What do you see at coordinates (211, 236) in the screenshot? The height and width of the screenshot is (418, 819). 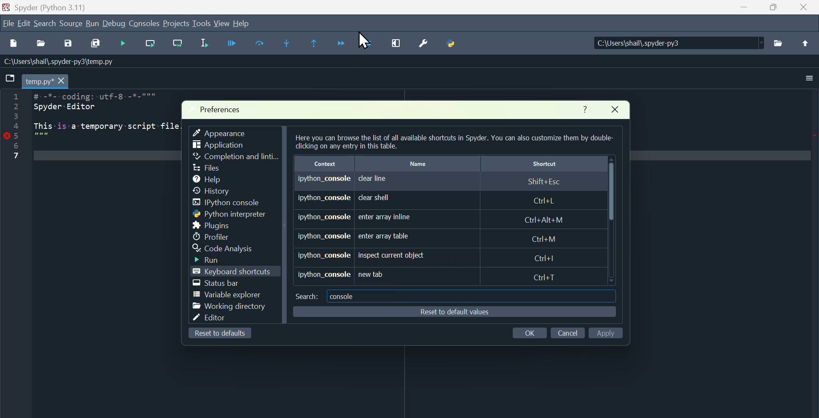 I see `Profiler` at bounding box center [211, 236].